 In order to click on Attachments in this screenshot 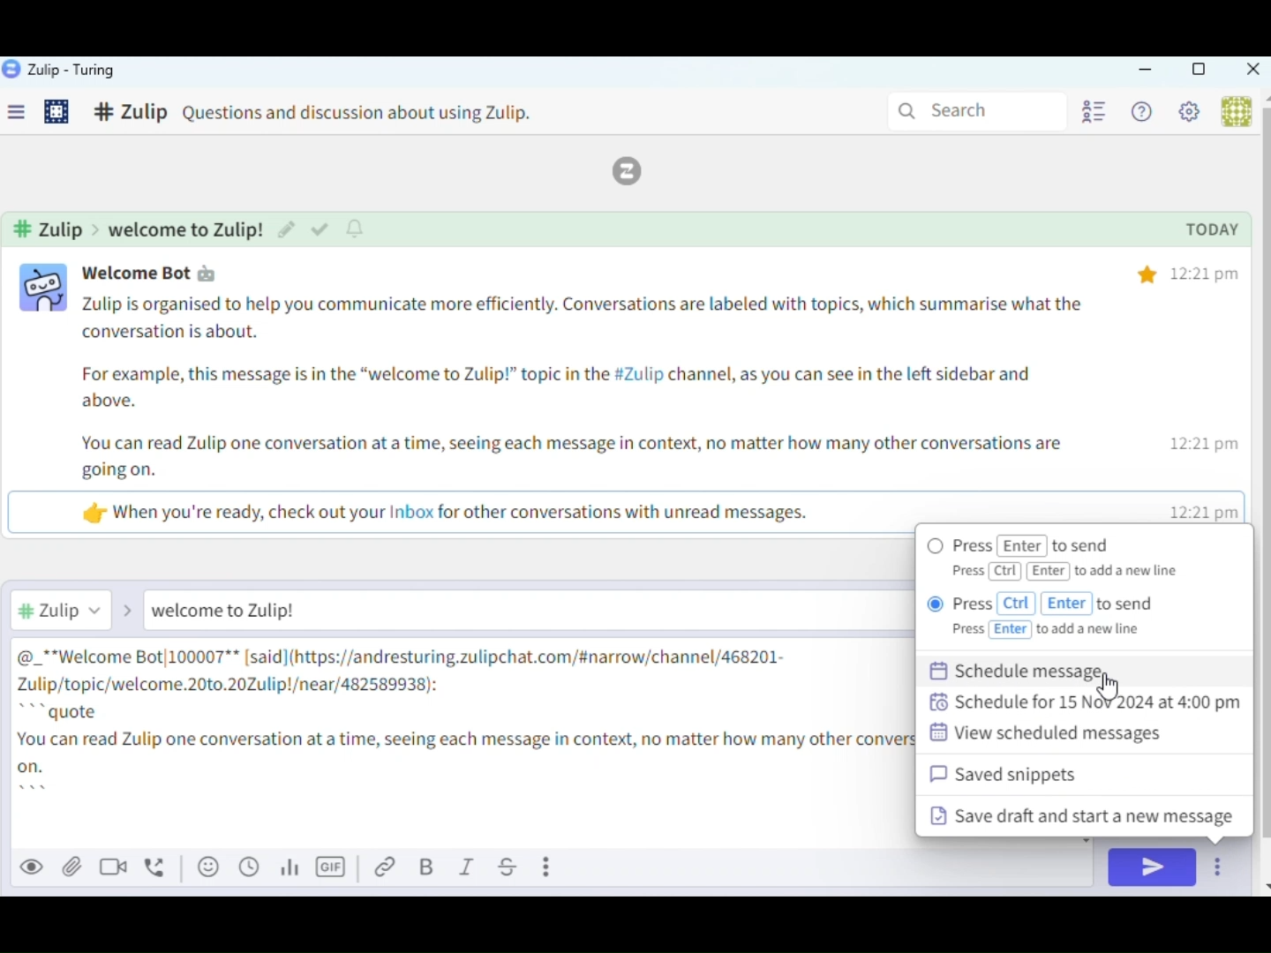, I will do `click(72, 867)`.